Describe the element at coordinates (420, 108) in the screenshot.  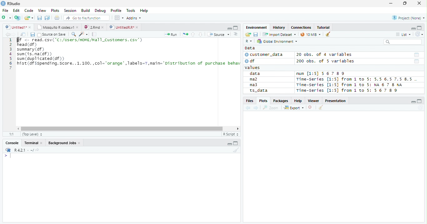
I see `Refresh` at that location.